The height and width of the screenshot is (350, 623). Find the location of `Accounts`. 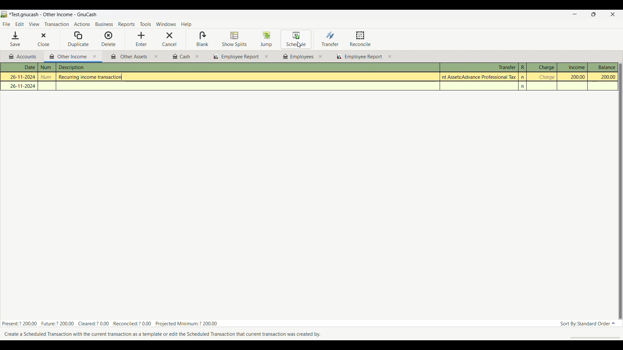

Accounts is located at coordinates (24, 57).